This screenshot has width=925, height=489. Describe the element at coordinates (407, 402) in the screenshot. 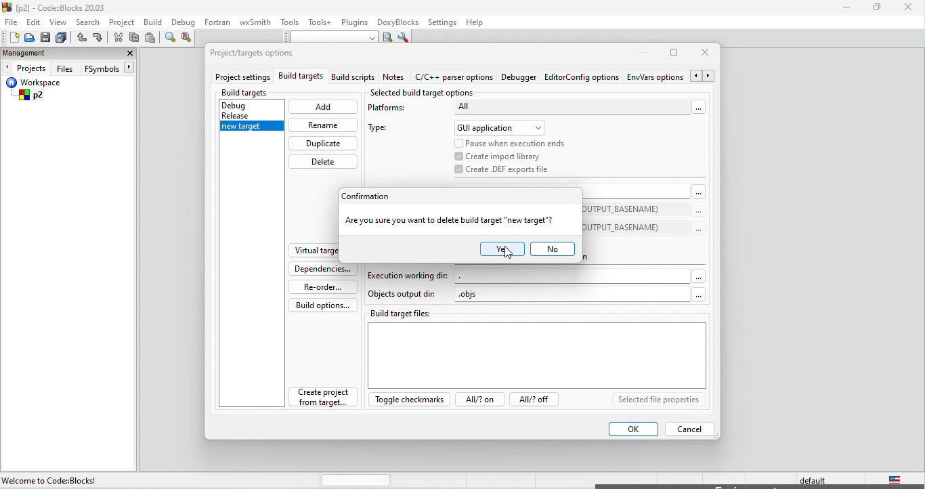

I see `toggle checkmarks` at that location.